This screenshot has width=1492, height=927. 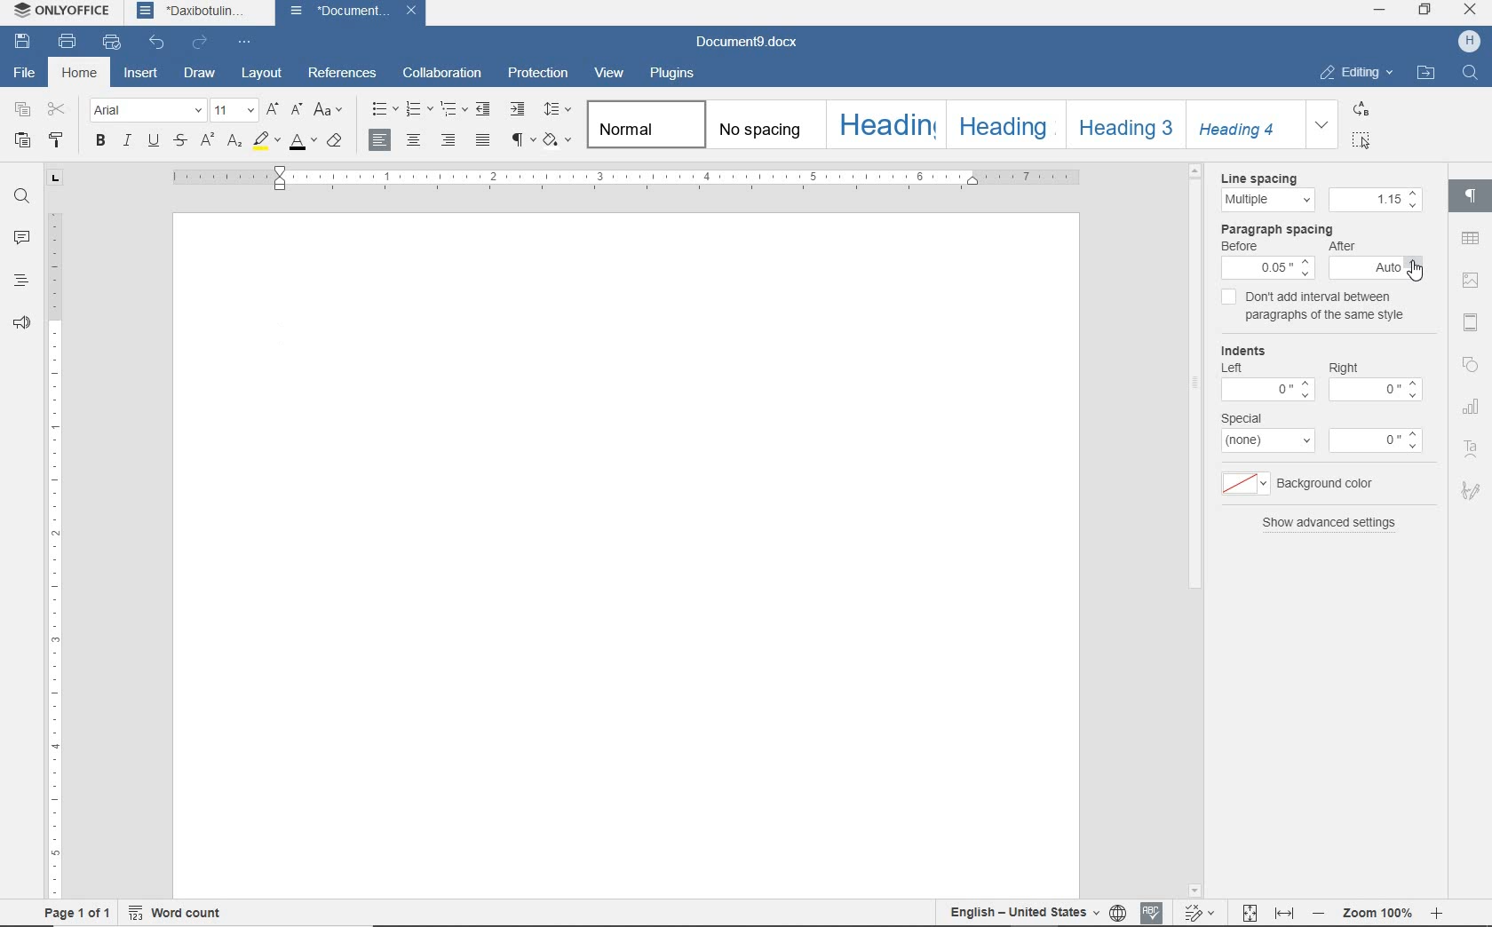 I want to click on multilevel list, so click(x=456, y=111).